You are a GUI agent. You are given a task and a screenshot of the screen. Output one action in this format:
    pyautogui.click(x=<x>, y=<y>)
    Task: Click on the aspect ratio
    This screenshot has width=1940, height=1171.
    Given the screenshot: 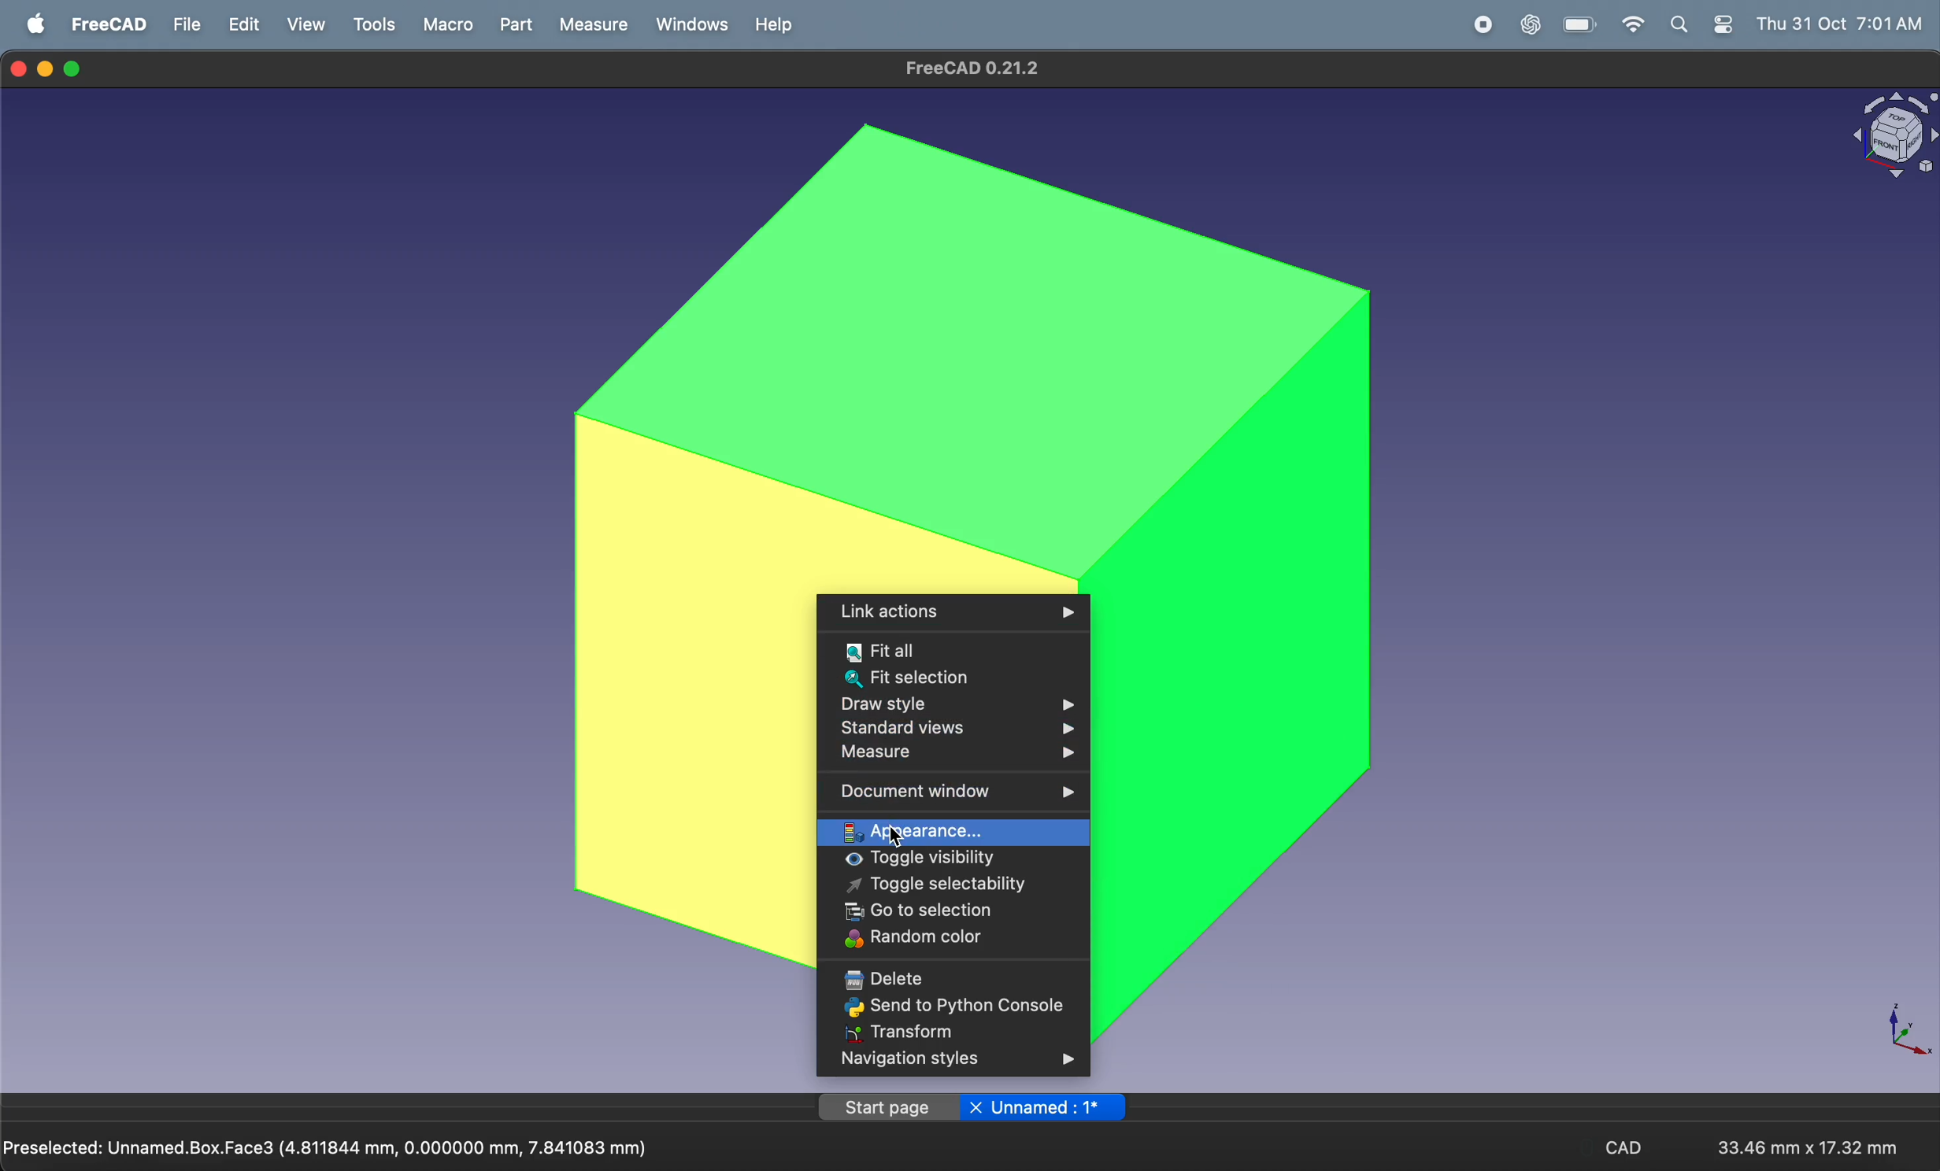 What is the action you would take?
    pyautogui.click(x=1802, y=1140)
    